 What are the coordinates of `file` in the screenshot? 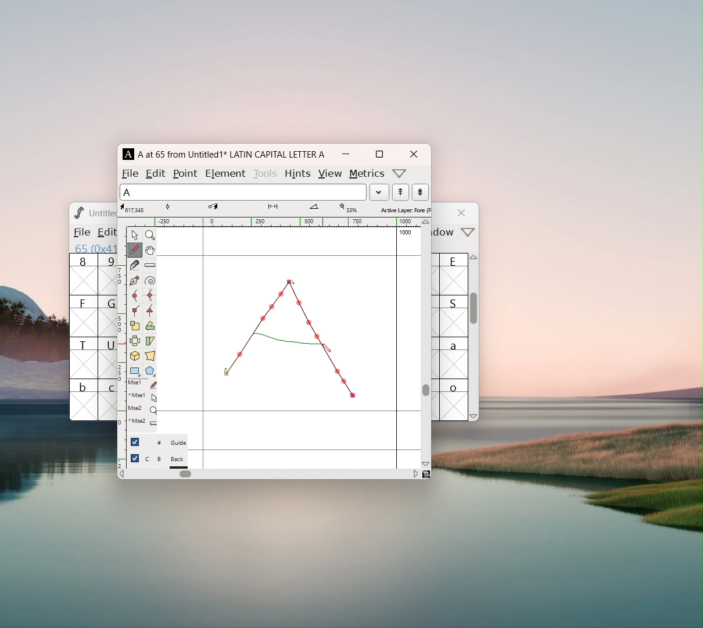 It's located at (81, 232).